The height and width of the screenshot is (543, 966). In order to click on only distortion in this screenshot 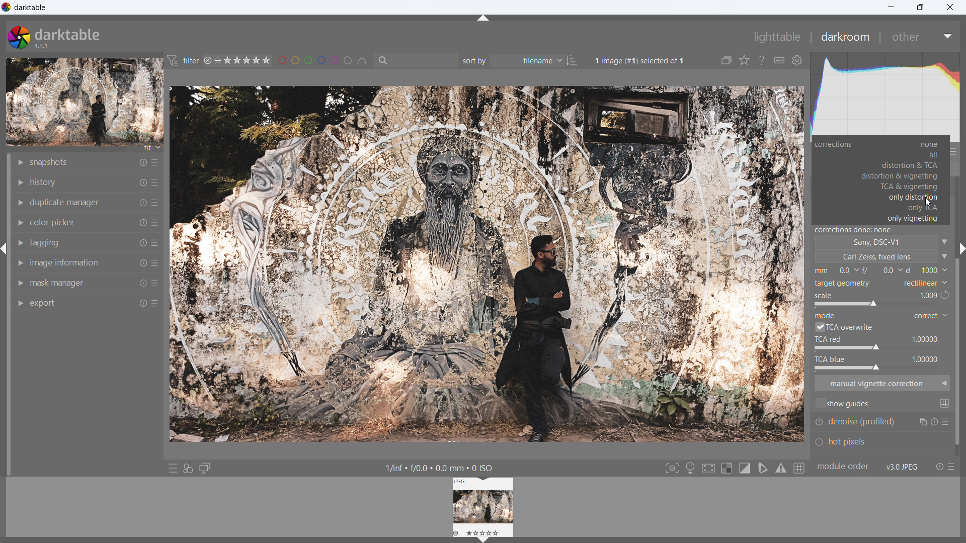, I will do `click(902, 198)`.